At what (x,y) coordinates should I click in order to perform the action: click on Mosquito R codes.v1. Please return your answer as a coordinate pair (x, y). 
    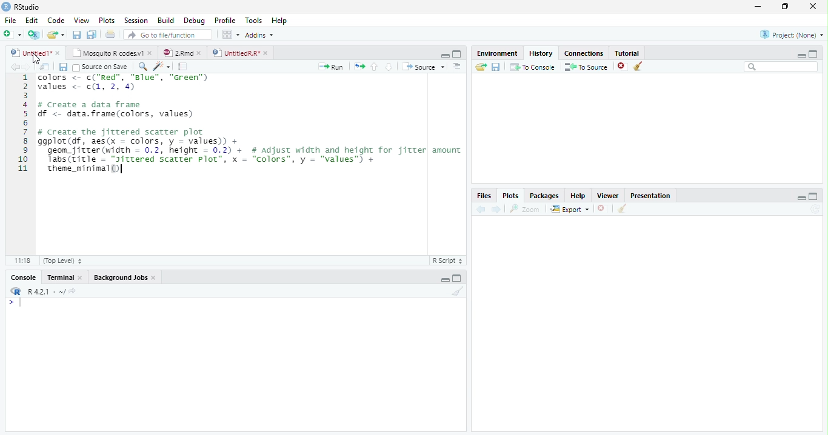
    Looking at the image, I should click on (106, 53).